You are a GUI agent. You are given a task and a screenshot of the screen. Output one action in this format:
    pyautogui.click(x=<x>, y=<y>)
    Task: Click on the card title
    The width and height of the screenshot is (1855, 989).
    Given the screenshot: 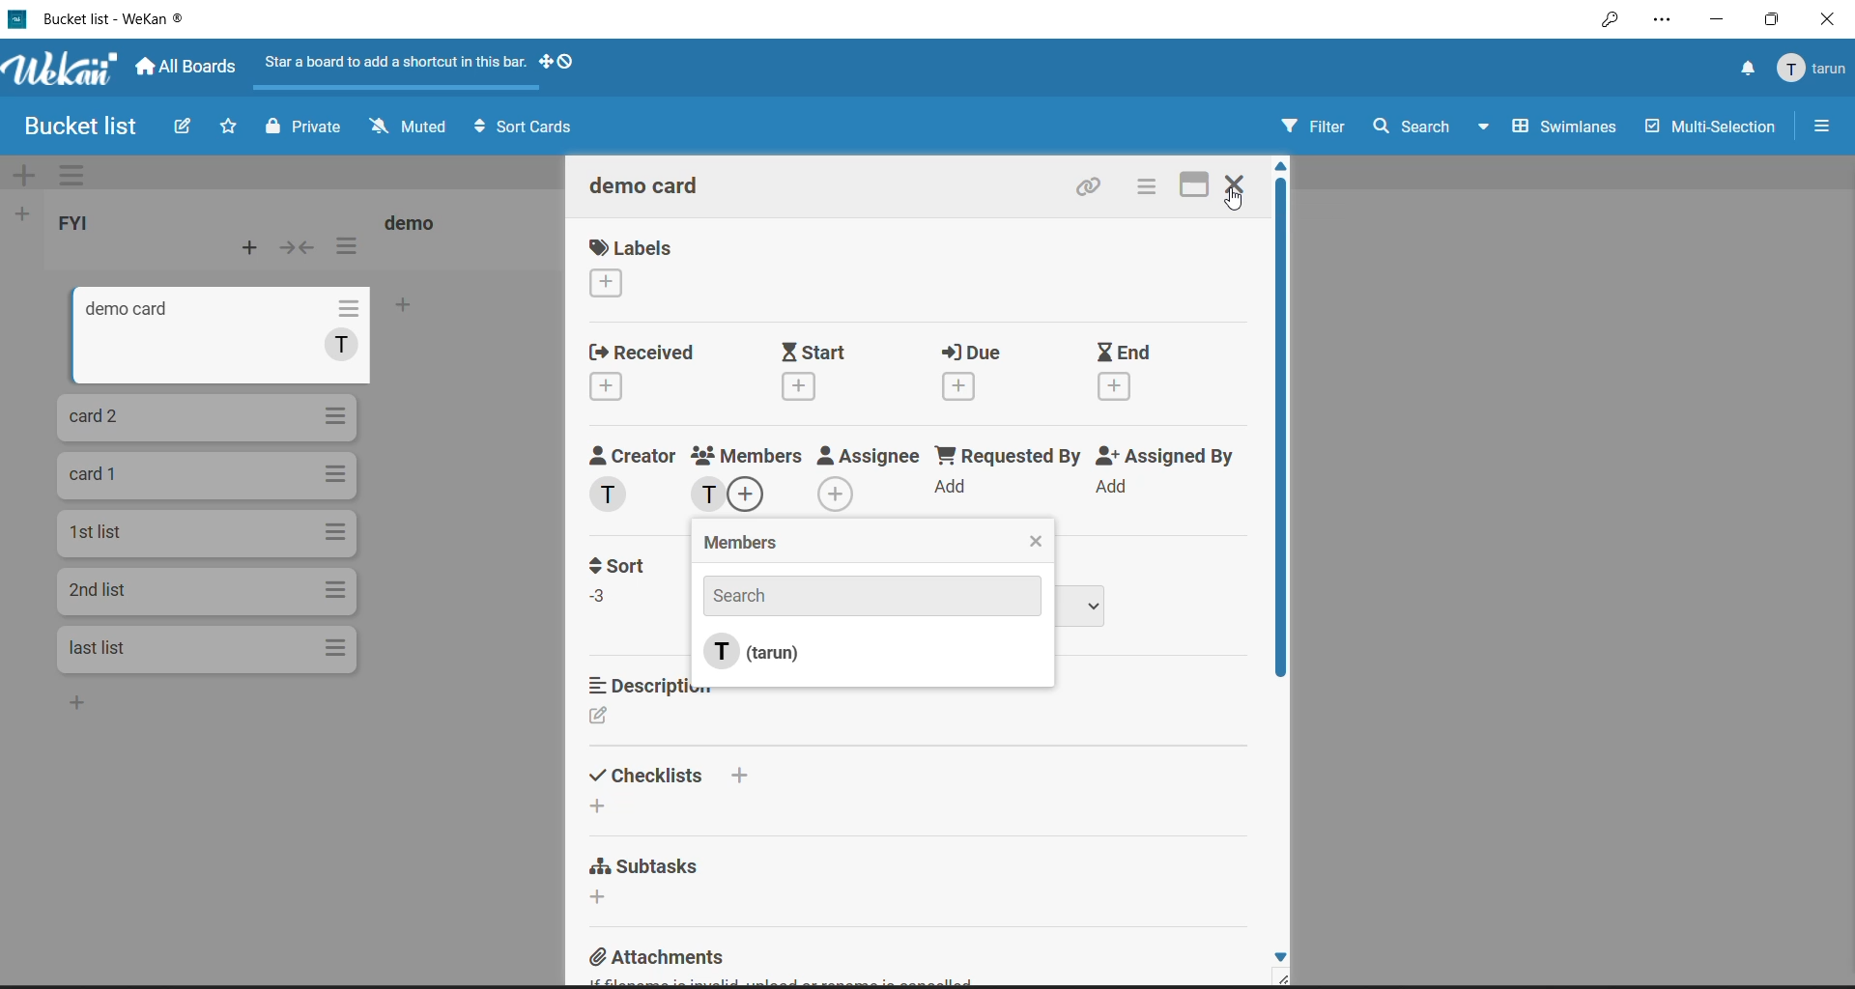 What is the action you would take?
    pyautogui.click(x=116, y=313)
    